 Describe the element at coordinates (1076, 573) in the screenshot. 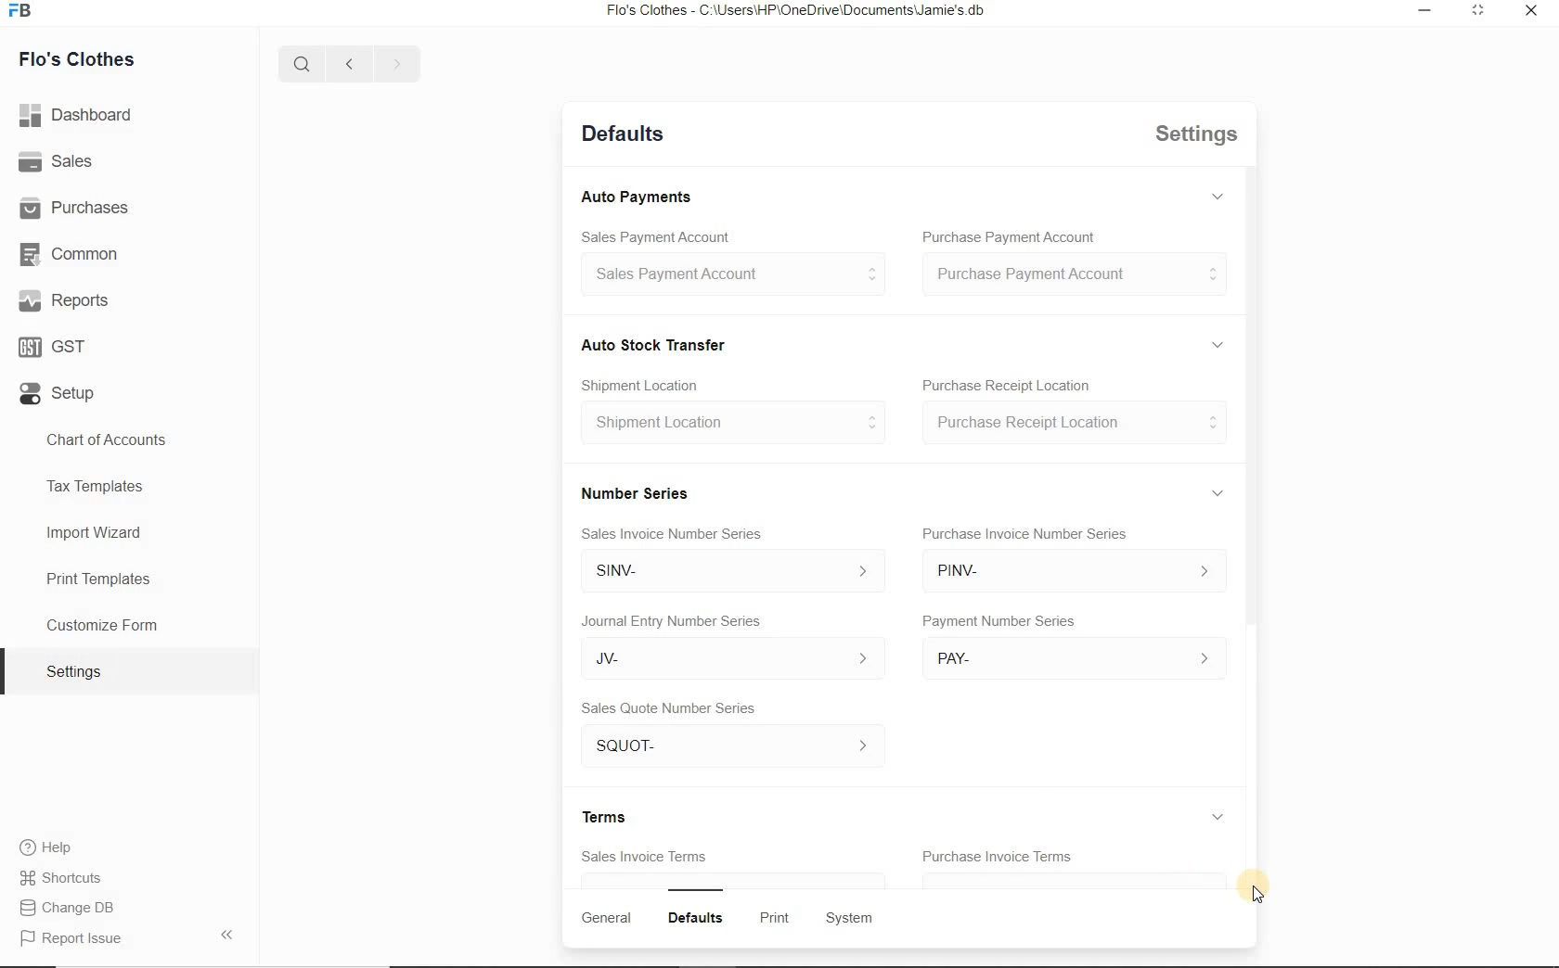

I see `PINV` at that location.